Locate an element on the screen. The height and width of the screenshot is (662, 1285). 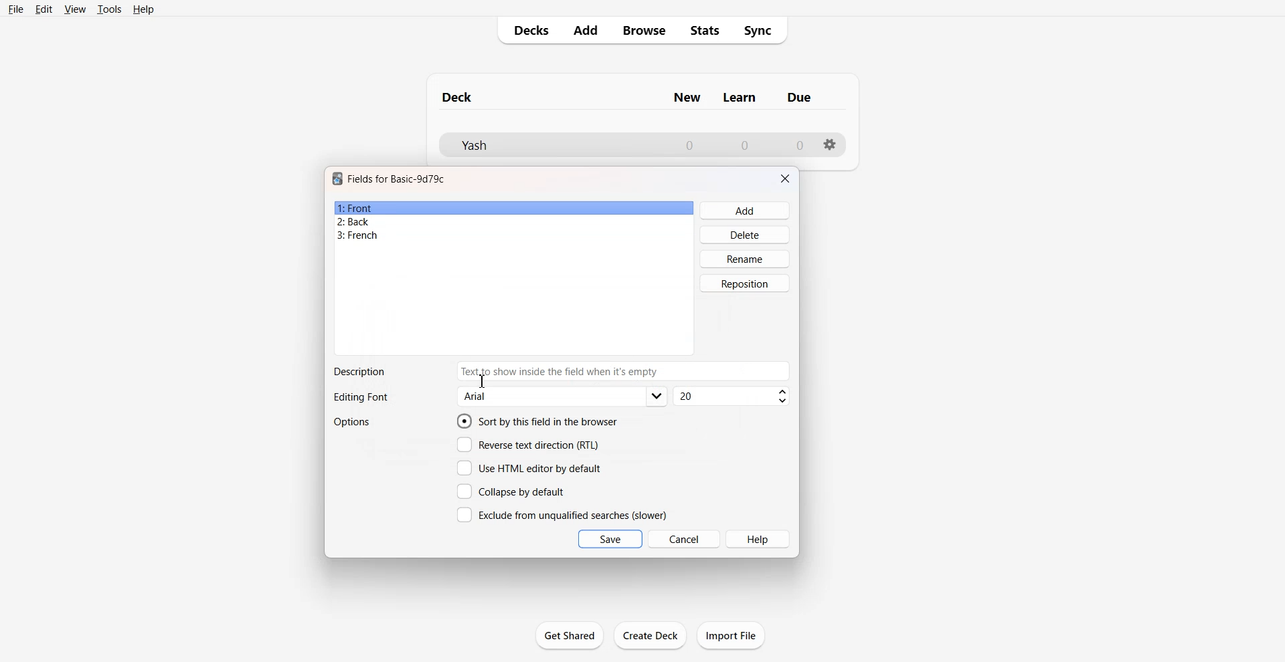
Number of Learn cards is located at coordinates (745, 144).